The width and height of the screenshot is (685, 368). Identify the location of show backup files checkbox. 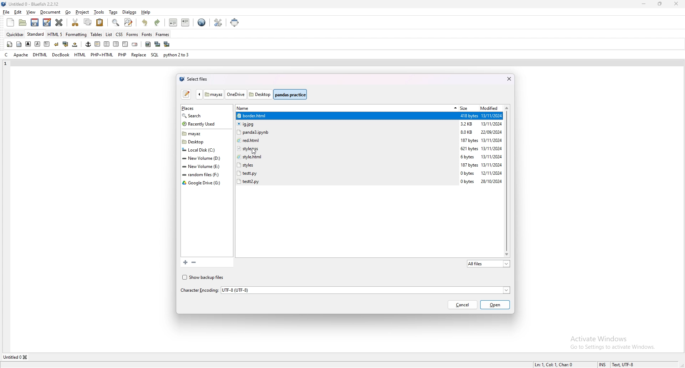
(205, 277).